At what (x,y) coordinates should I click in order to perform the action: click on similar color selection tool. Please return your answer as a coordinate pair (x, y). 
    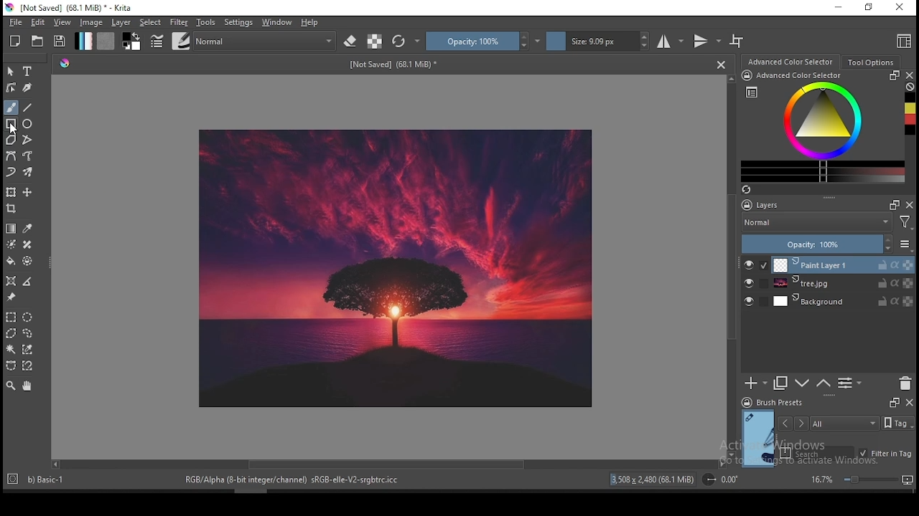
    Looking at the image, I should click on (28, 349).